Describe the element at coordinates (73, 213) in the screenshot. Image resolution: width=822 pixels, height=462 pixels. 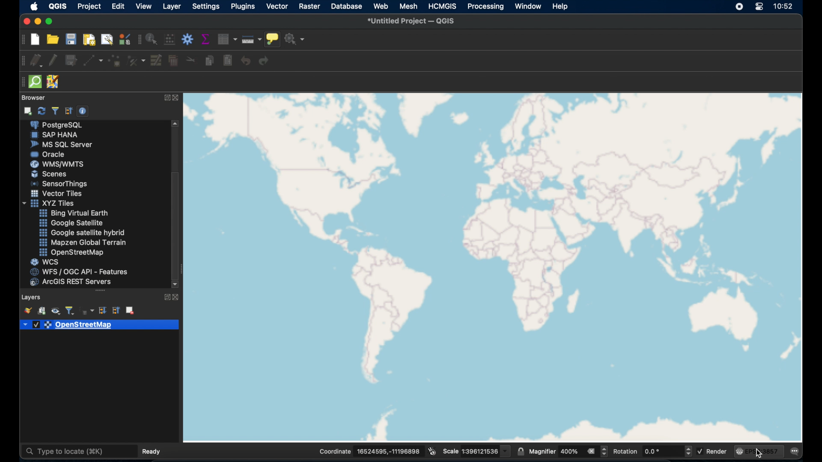
I see `` at that location.